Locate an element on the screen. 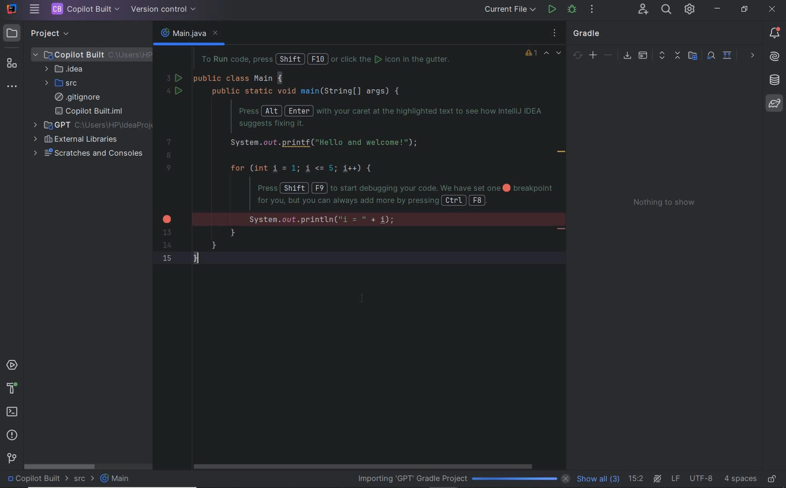 This screenshot has height=488, width=786. minimize is located at coordinates (718, 9).